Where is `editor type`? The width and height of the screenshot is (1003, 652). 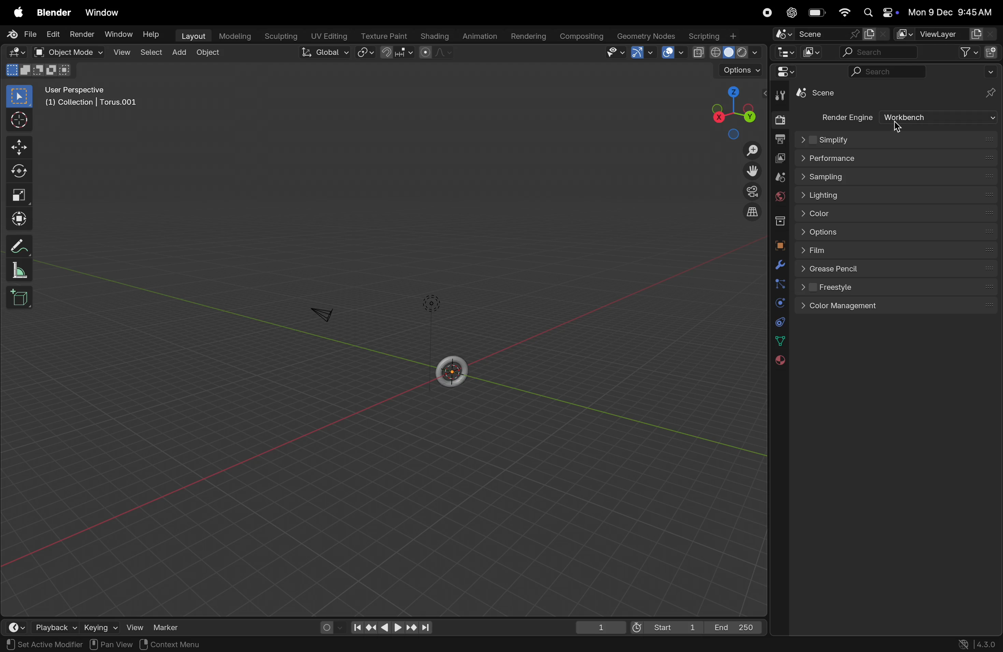 editor type is located at coordinates (14, 52).